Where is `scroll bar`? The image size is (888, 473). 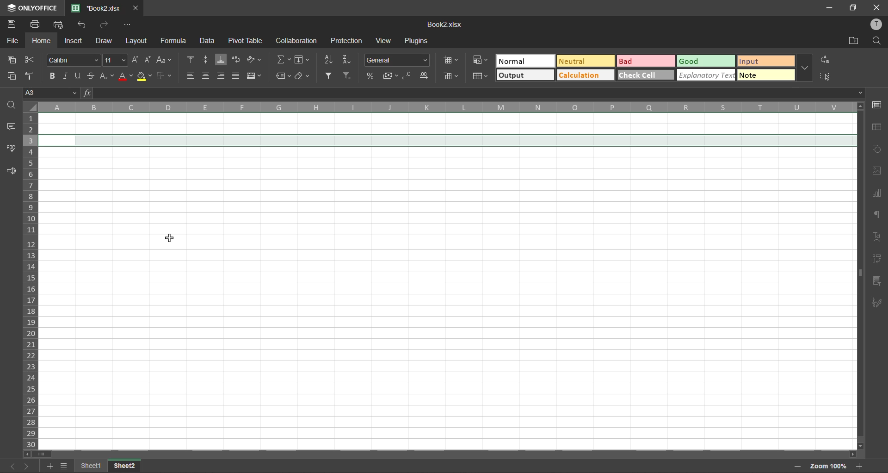 scroll bar is located at coordinates (41, 454).